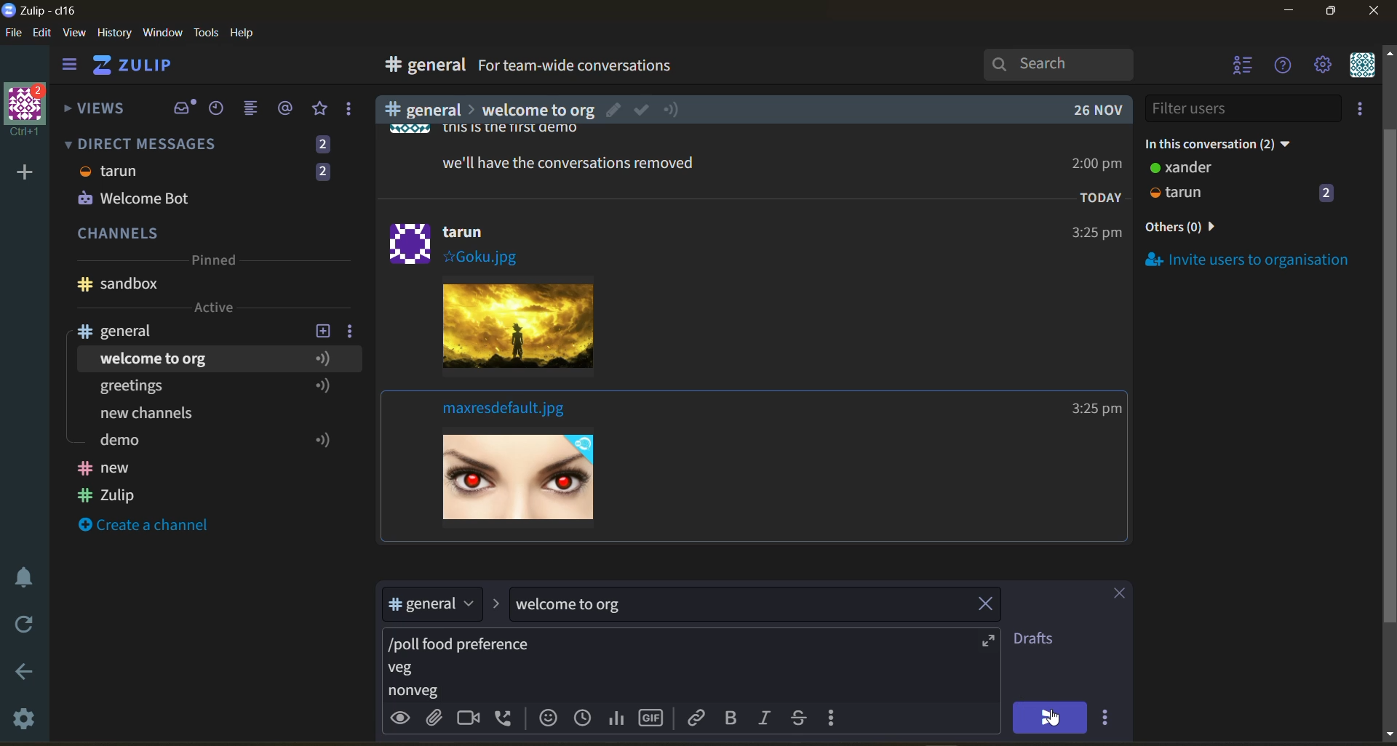  I want to click on topic, so click(583, 605).